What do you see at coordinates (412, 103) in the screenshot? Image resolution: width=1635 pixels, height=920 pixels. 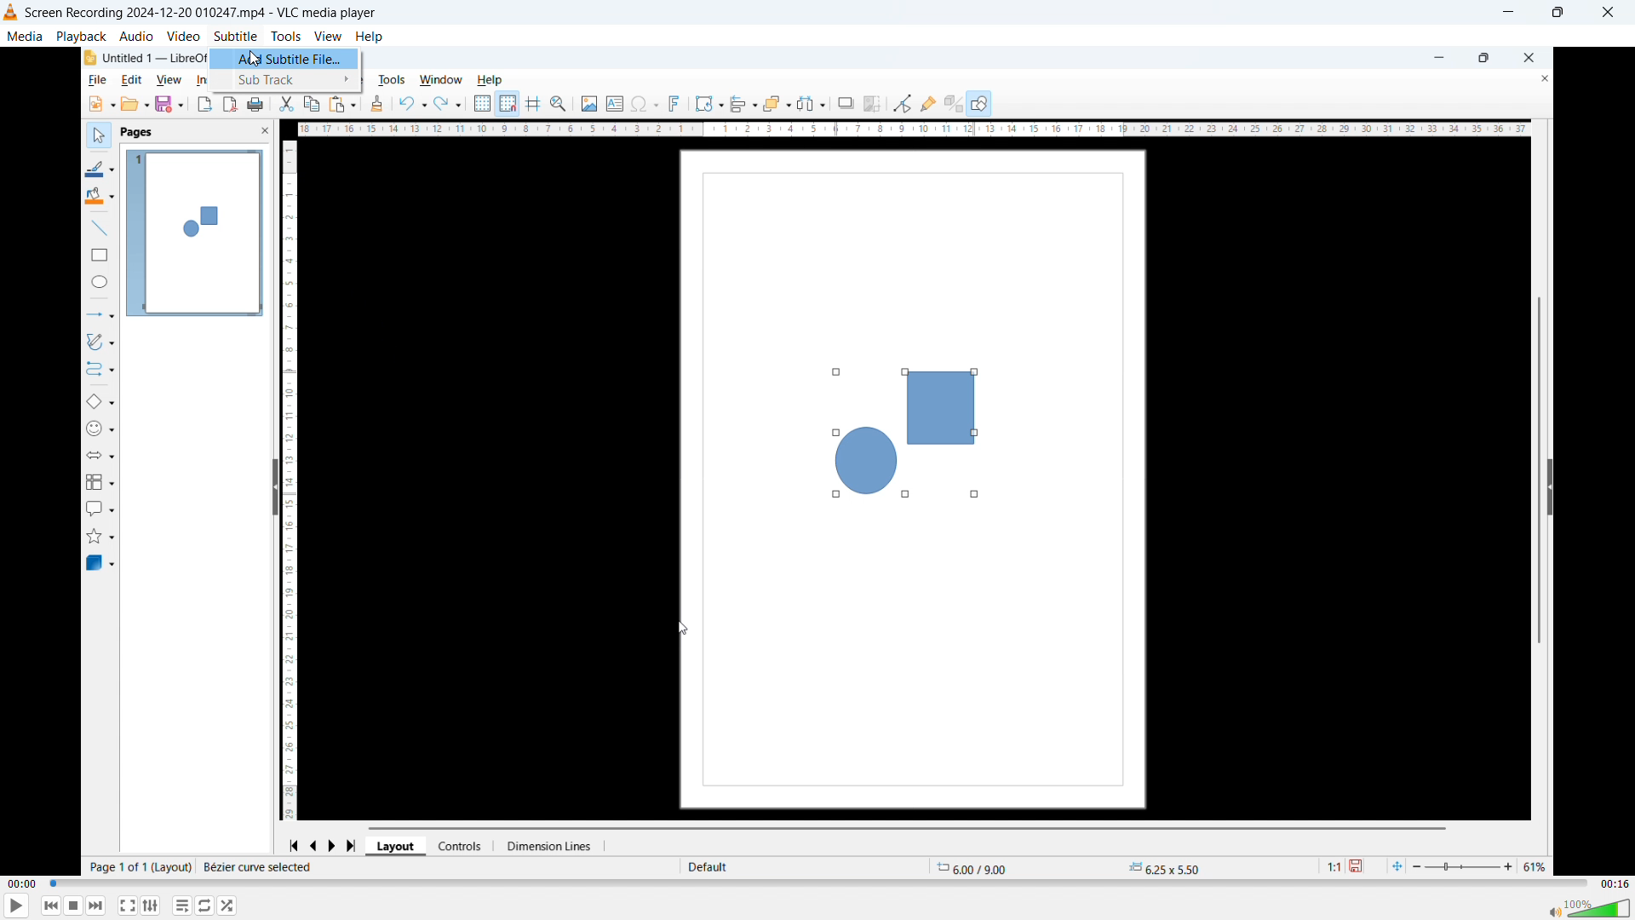 I see `undo` at bounding box center [412, 103].